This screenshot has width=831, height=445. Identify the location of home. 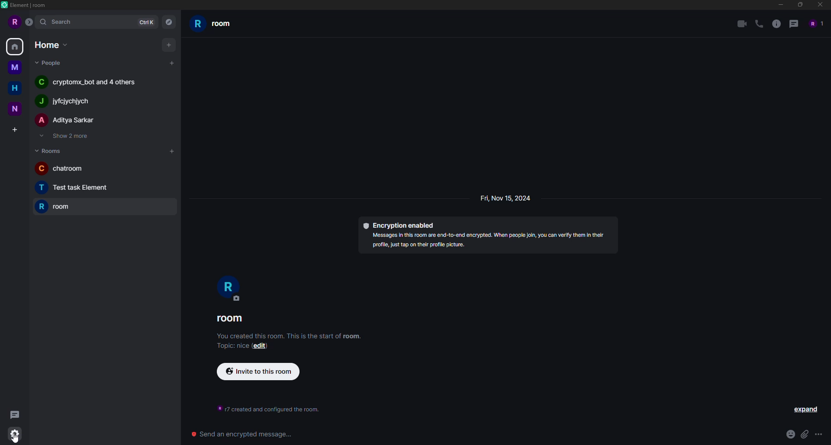
(16, 46).